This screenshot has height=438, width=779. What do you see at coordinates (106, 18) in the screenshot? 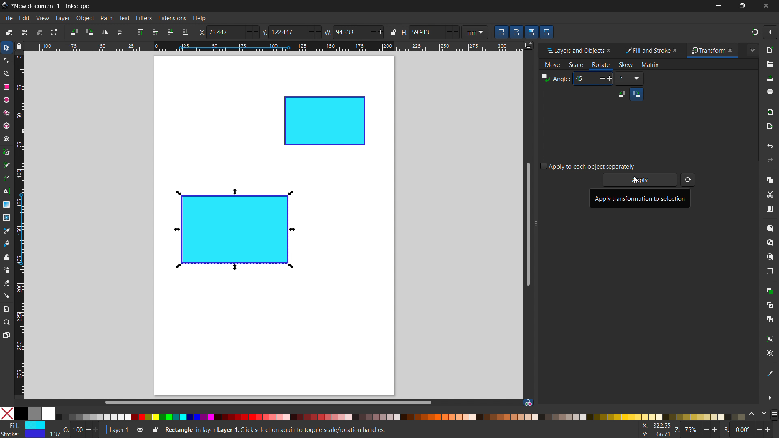
I see `path` at bounding box center [106, 18].